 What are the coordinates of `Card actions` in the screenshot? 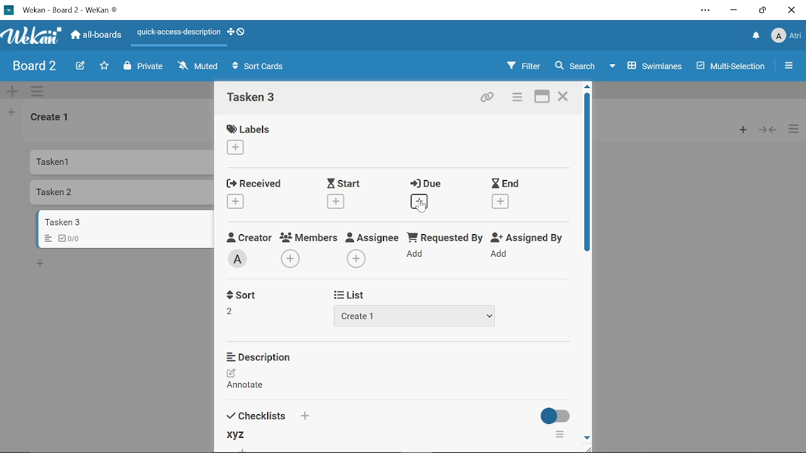 It's located at (519, 99).